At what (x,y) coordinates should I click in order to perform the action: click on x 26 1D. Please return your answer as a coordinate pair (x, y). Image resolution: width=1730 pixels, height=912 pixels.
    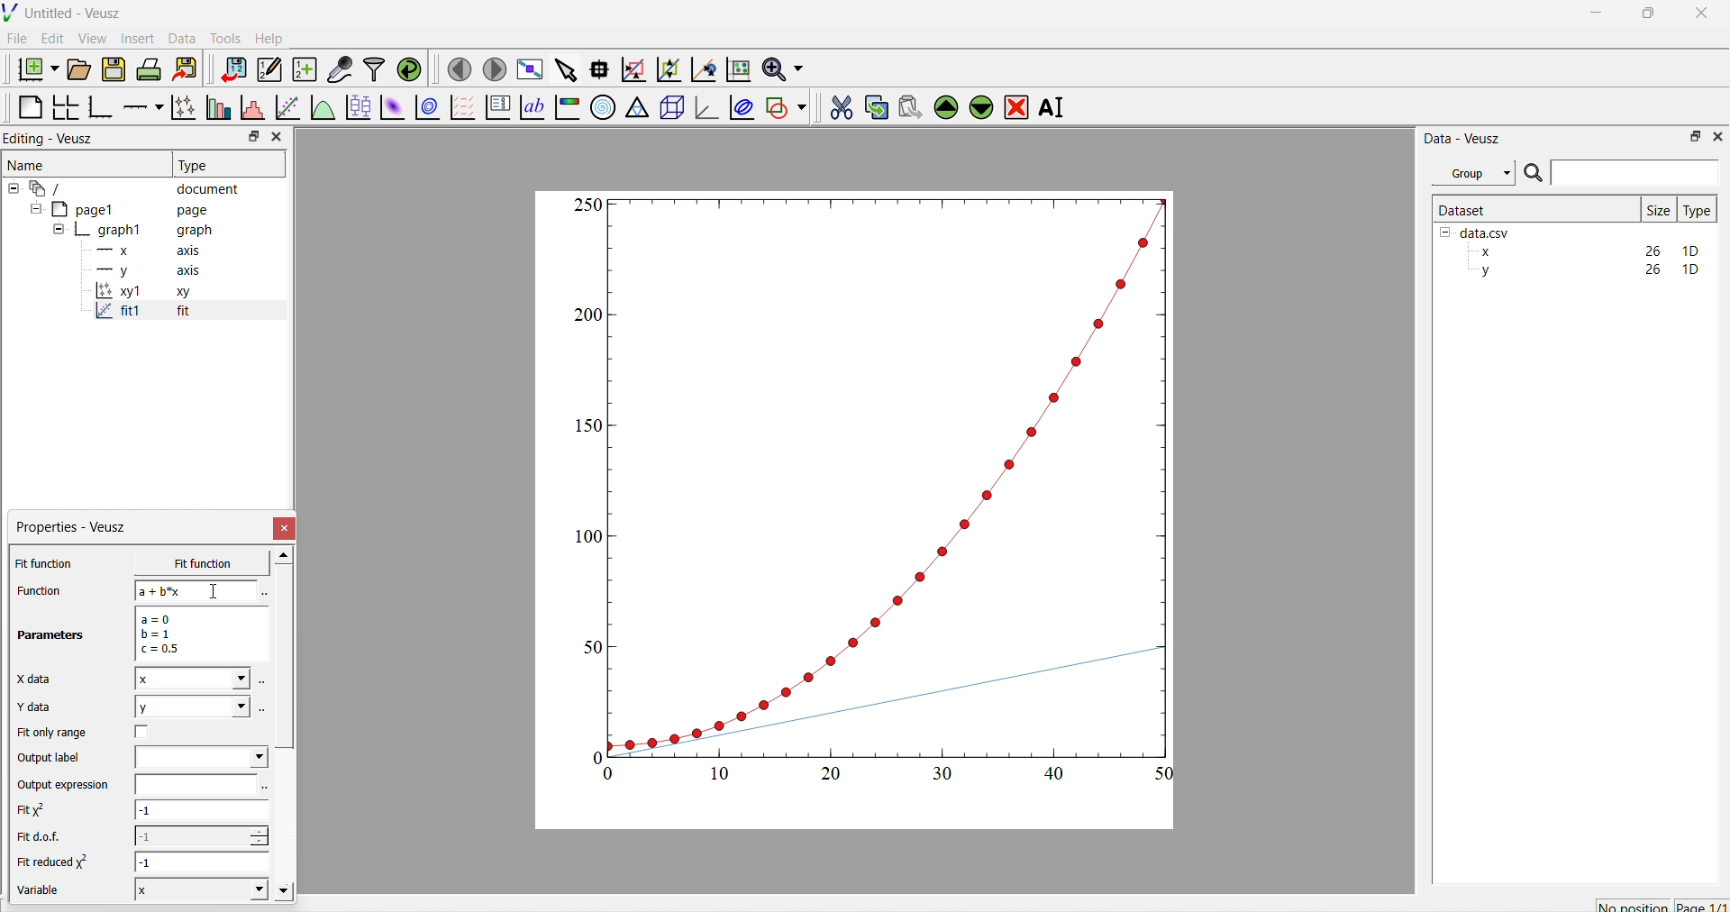
    Looking at the image, I should click on (1585, 251).